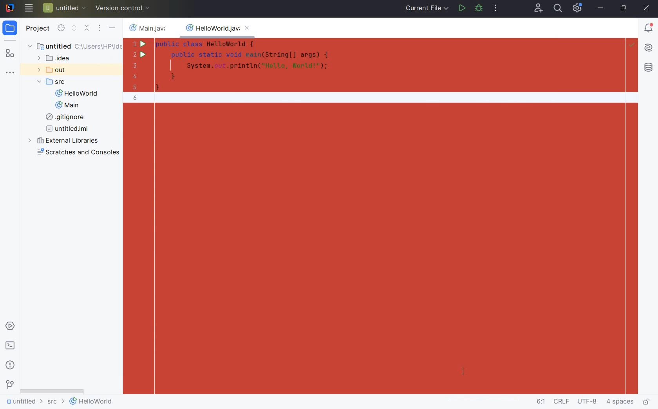 The height and width of the screenshot is (409, 658). What do you see at coordinates (10, 365) in the screenshot?
I see `problems` at bounding box center [10, 365].